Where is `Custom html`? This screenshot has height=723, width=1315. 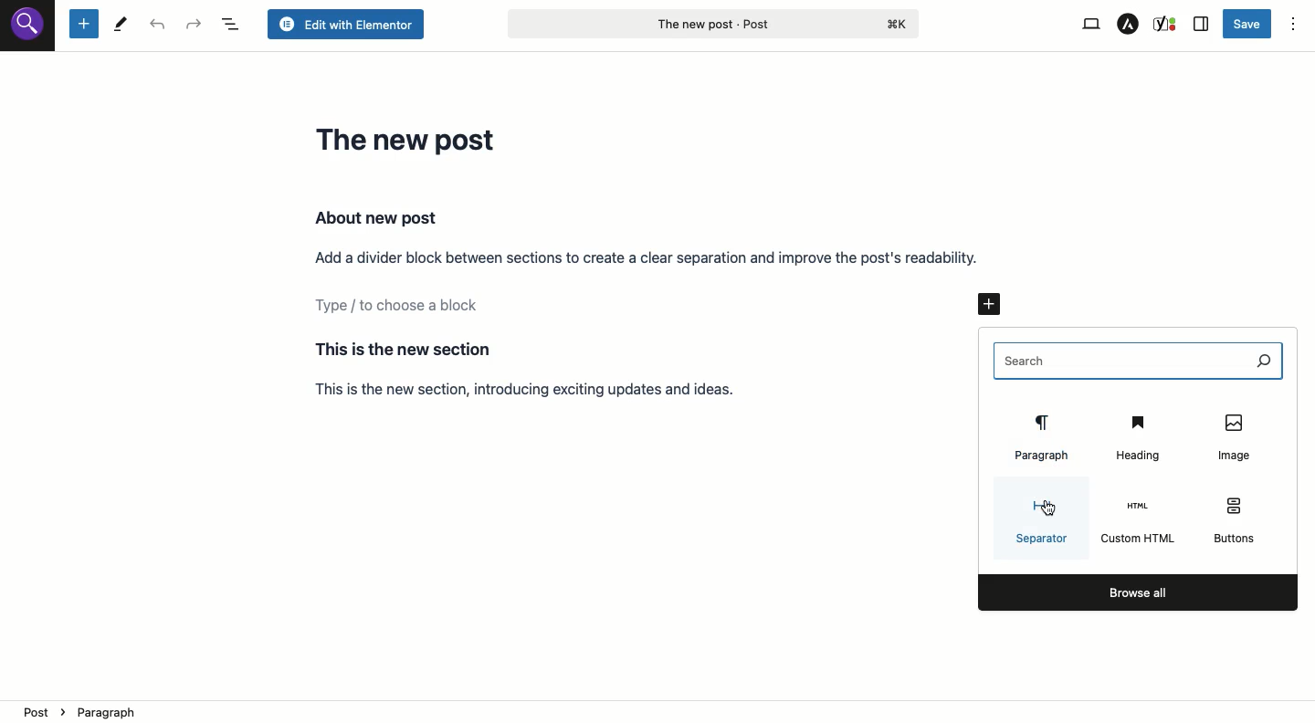 Custom html is located at coordinates (1138, 522).